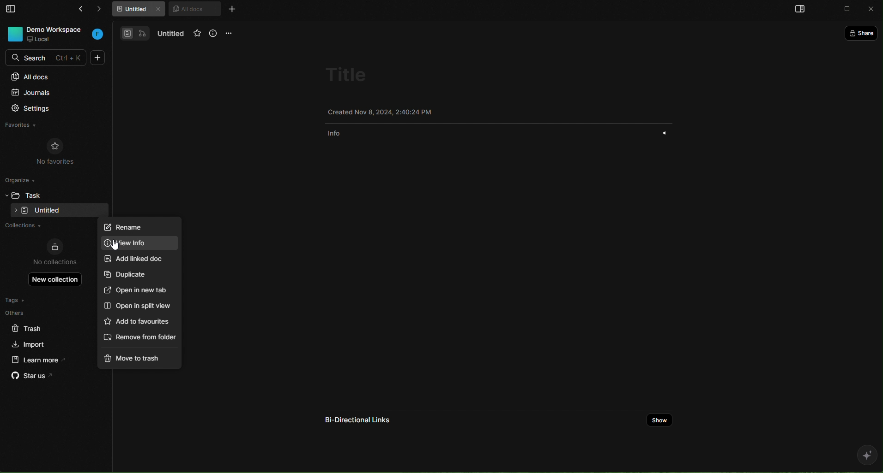 The height and width of the screenshot is (473, 883). Describe the element at coordinates (52, 226) in the screenshot. I see `collections` at that location.